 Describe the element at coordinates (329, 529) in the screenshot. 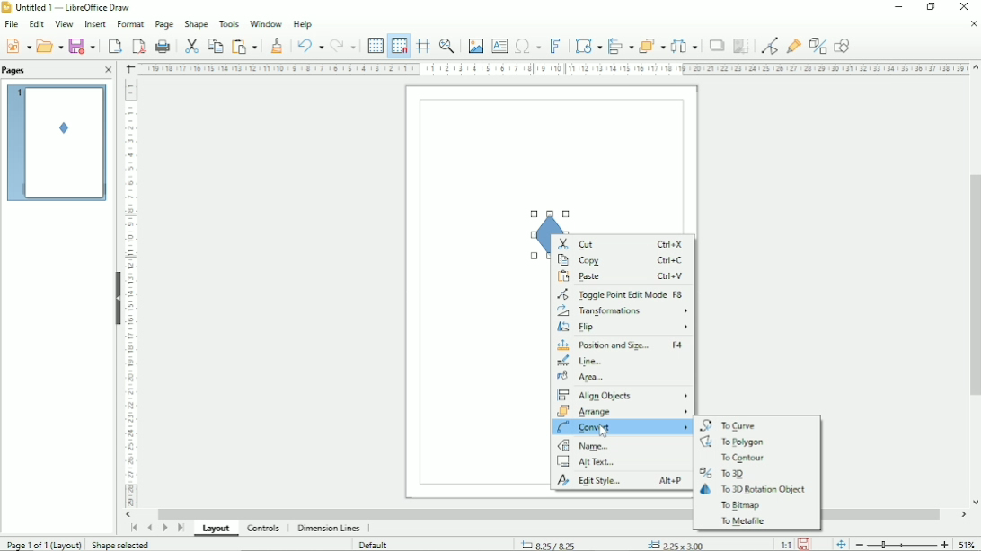

I see `Dimension lines` at that location.